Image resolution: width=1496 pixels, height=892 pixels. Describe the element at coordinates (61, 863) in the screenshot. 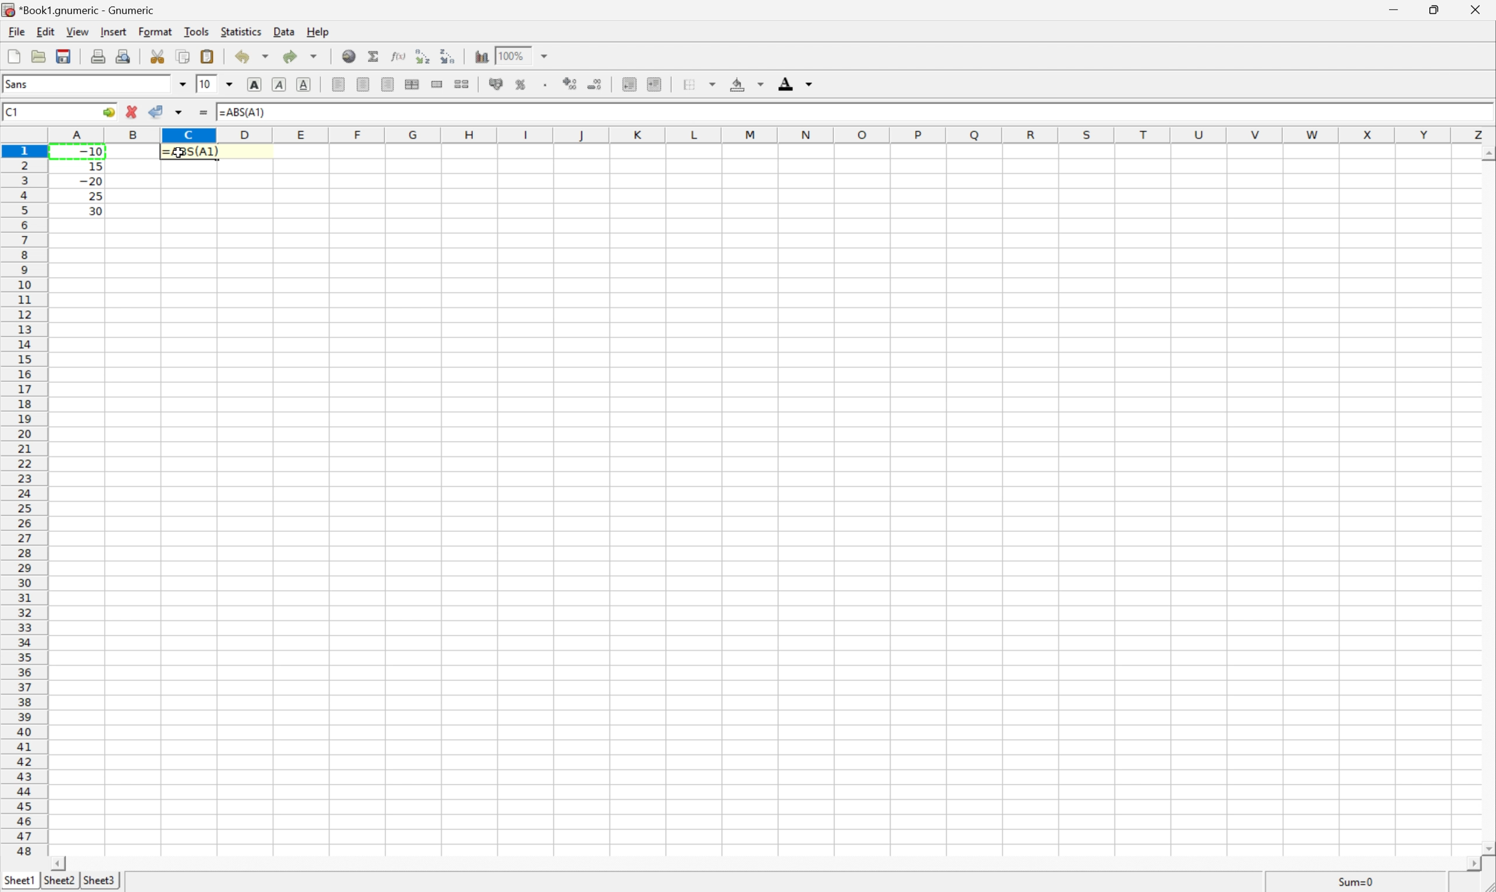

I see `Scroll left` at that location.